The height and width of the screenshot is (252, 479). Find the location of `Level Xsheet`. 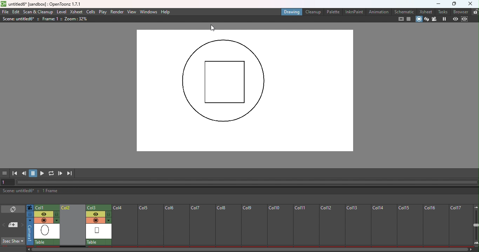

Level Xsheet is located at coordinates (70, 12).